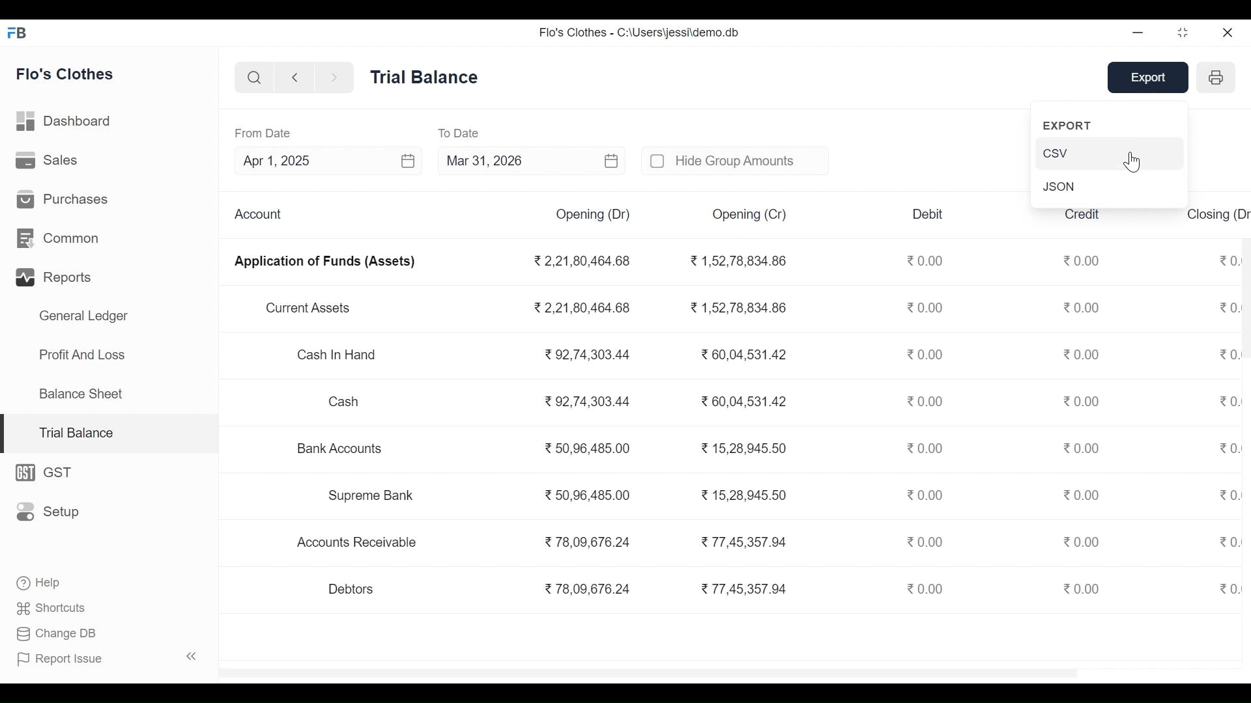 The image size is (1251, 703). Describe the element at coordinates (736, 261) in the screenshot. I see `1,52,78,834.86` at that location.